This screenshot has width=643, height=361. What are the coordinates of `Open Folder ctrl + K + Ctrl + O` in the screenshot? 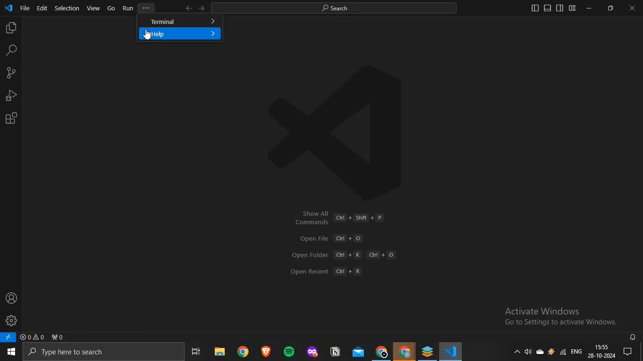 It's located at (348, 255).